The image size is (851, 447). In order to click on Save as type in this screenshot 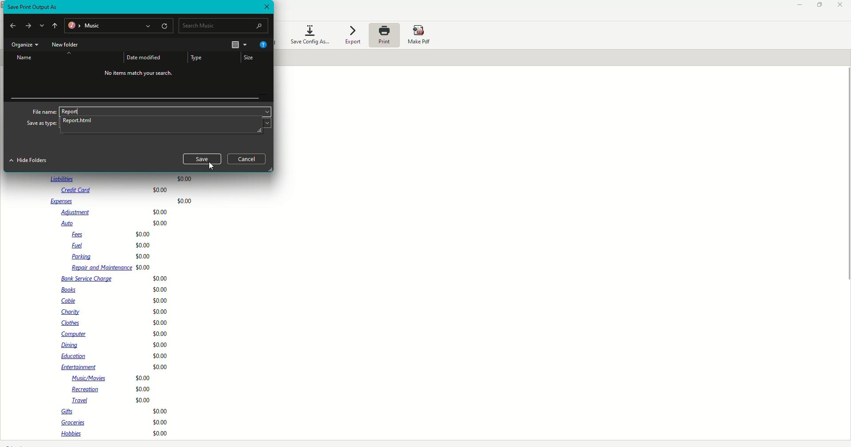, I will do `click(42, 124)`.